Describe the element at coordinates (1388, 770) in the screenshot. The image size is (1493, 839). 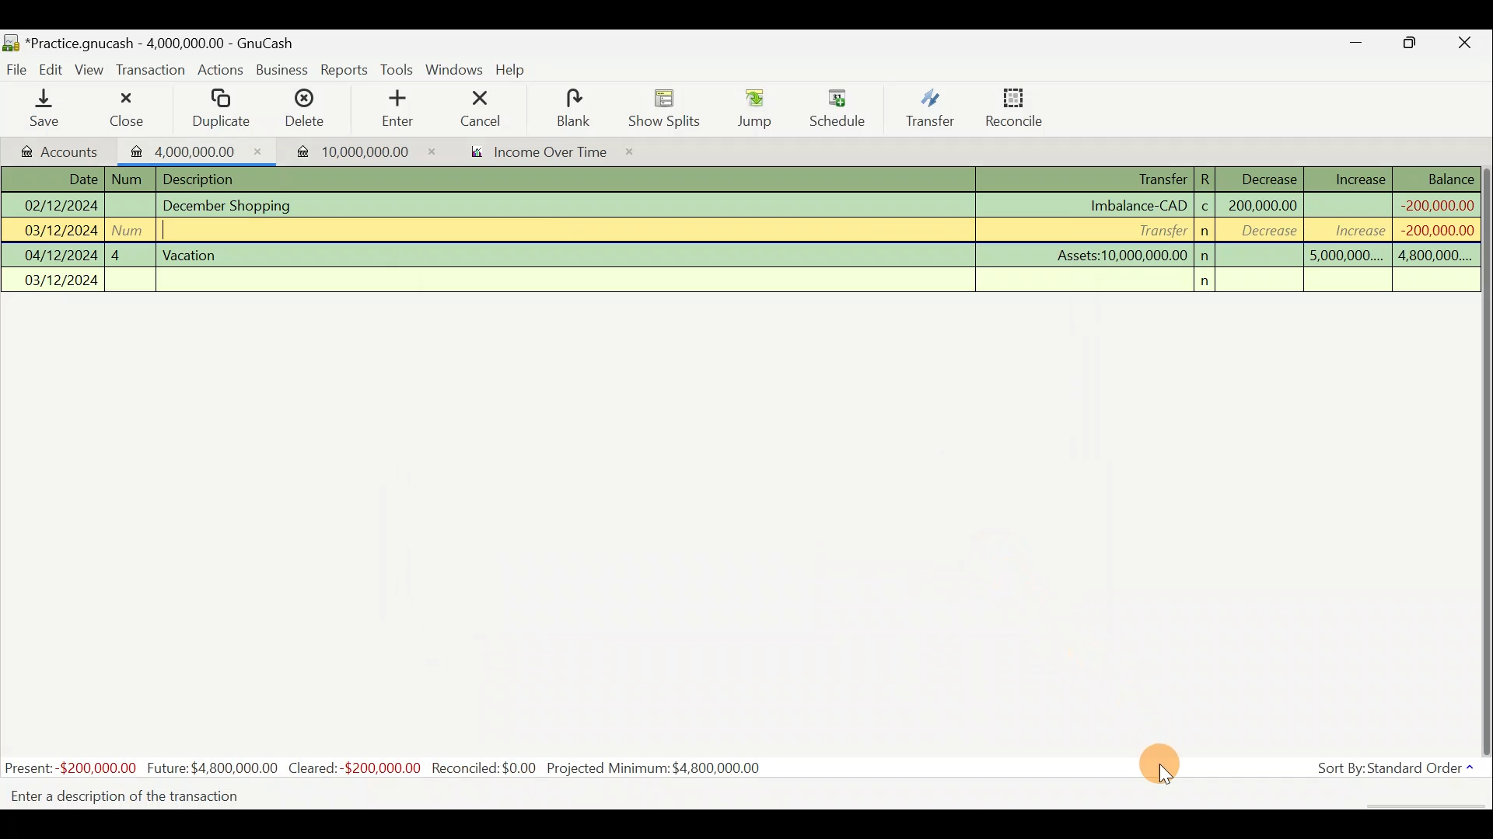
I see `Sort by` at that location.